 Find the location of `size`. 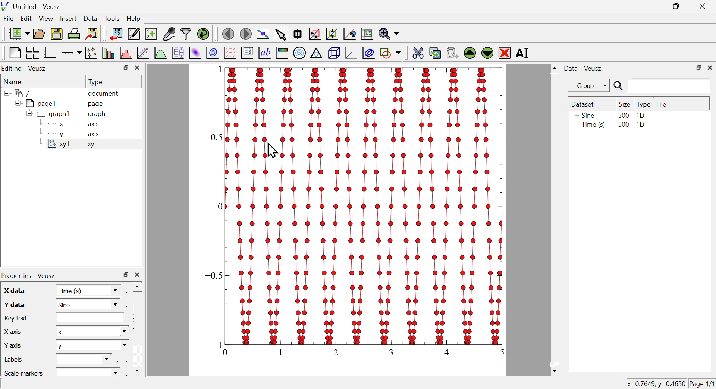

size is located at coordinates (624, 104).